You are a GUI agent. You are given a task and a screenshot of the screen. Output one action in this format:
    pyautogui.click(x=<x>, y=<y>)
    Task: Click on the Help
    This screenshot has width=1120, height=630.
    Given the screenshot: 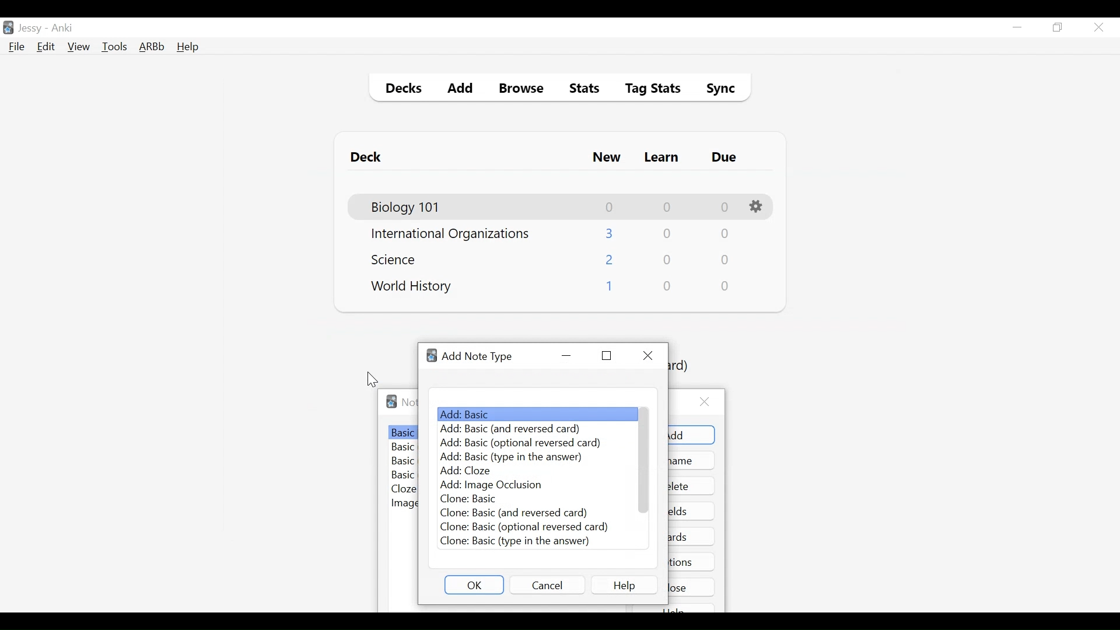 What is the action you would take?
    pyautogui.click(x=624, y=584)
    